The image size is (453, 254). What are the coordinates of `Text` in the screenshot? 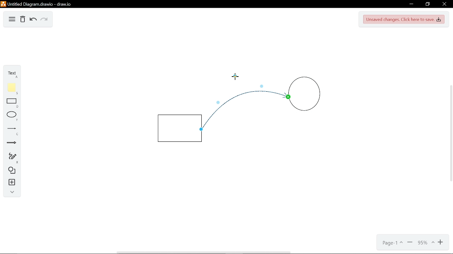 It's located at (12, 74).